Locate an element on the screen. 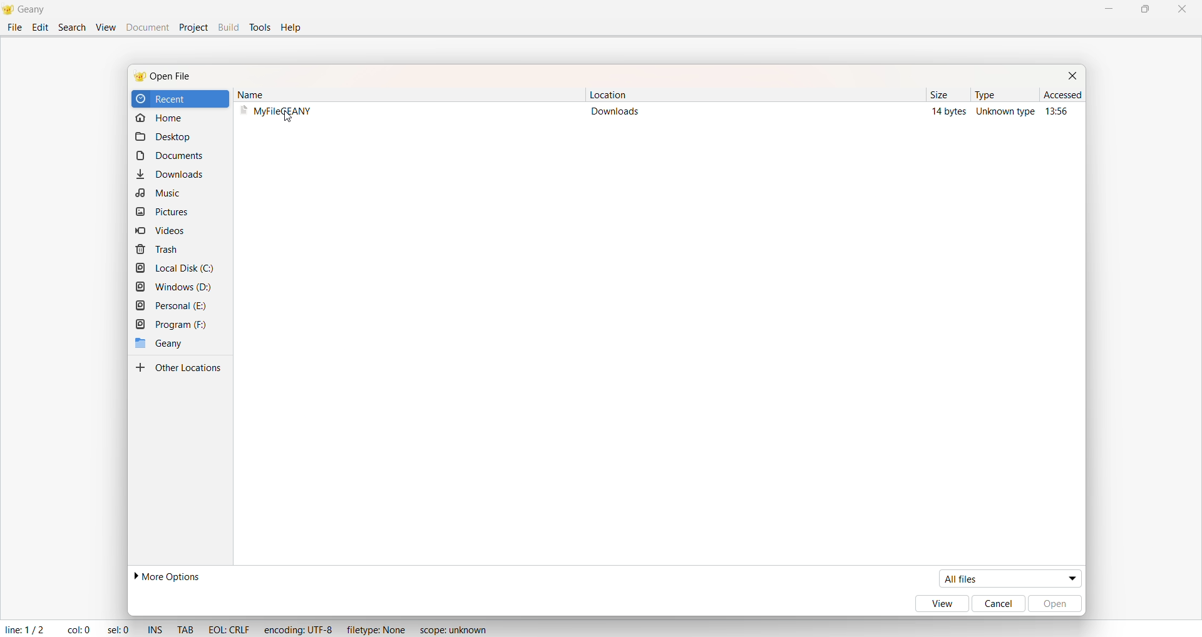 This screenshot has height=637, width=1202. unknown is located at coordinates (1005, 115).